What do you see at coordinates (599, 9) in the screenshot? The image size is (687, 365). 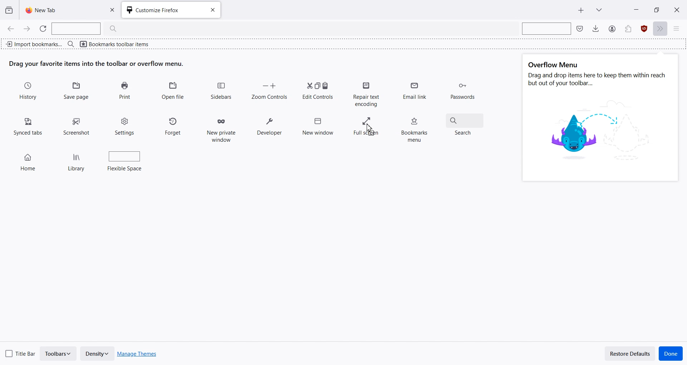 I see `List all tab` at bounding box center [599, 9].